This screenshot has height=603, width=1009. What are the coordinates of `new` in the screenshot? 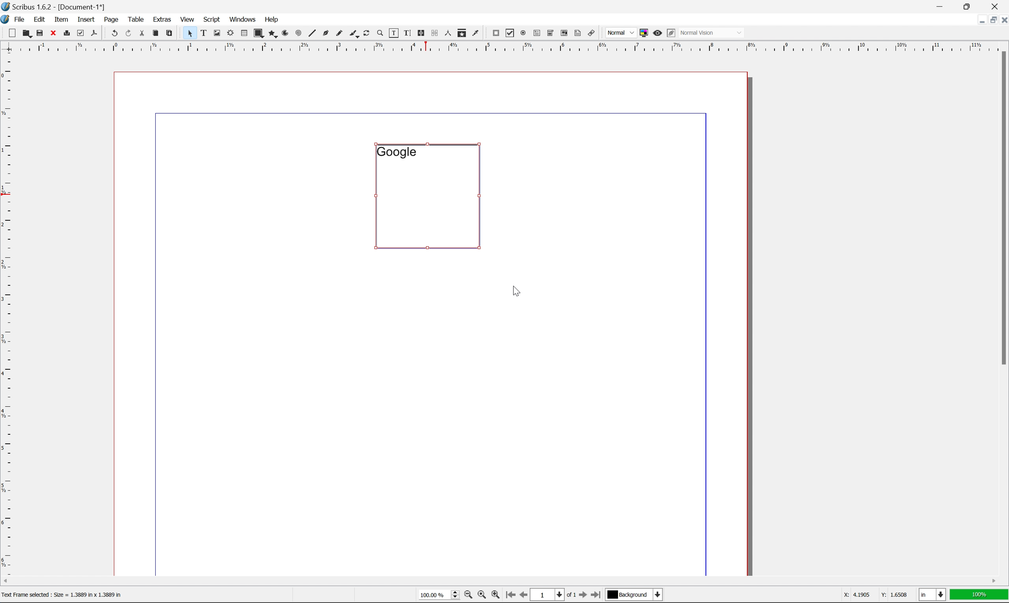 It's located at (13, 33).